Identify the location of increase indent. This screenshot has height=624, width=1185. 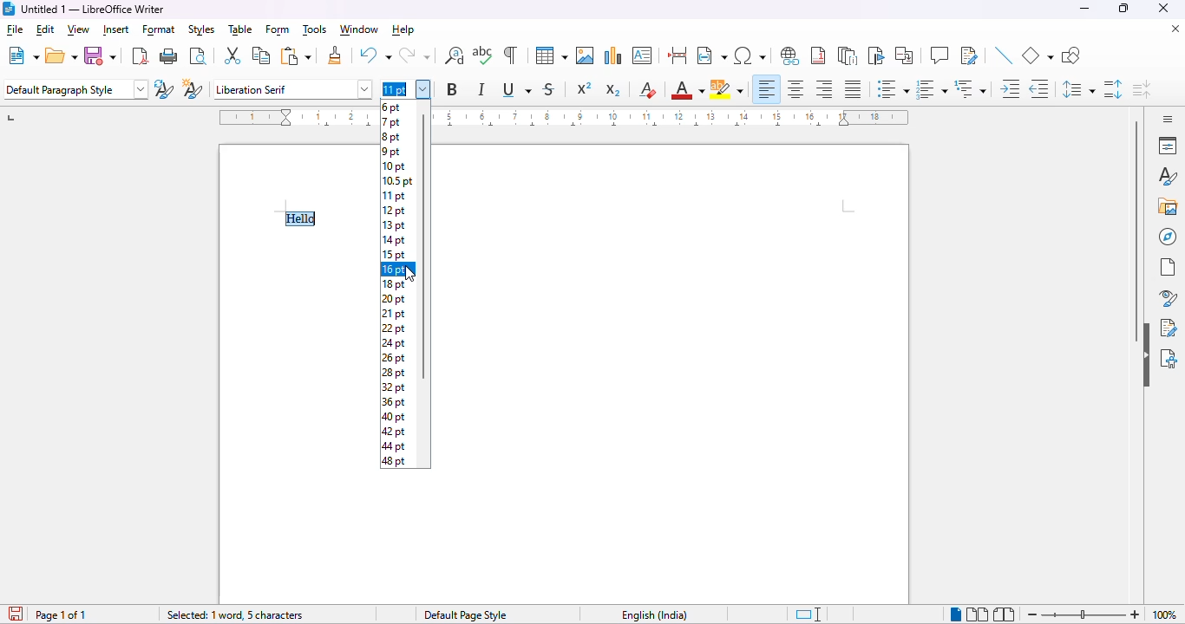
(1011, 89).